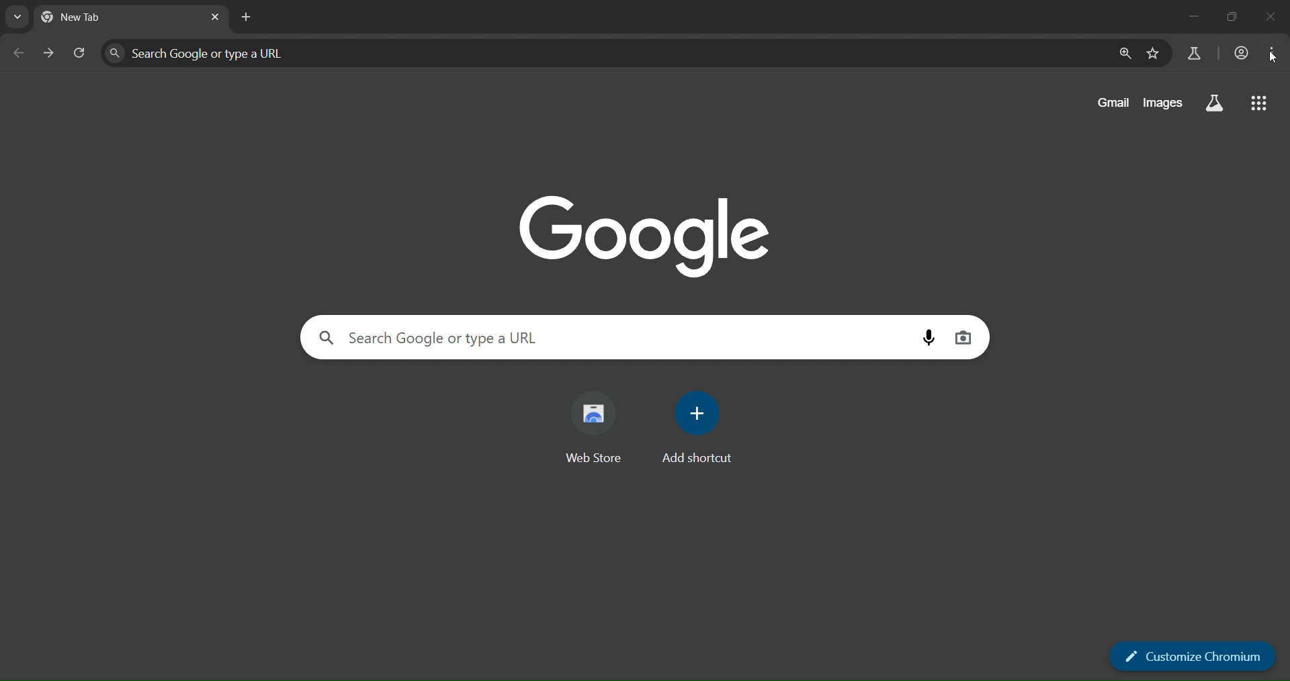  What do you see at coordinates (1275, 56) in the screenshot?
I see `menu` at bounding box center [1275, 56].